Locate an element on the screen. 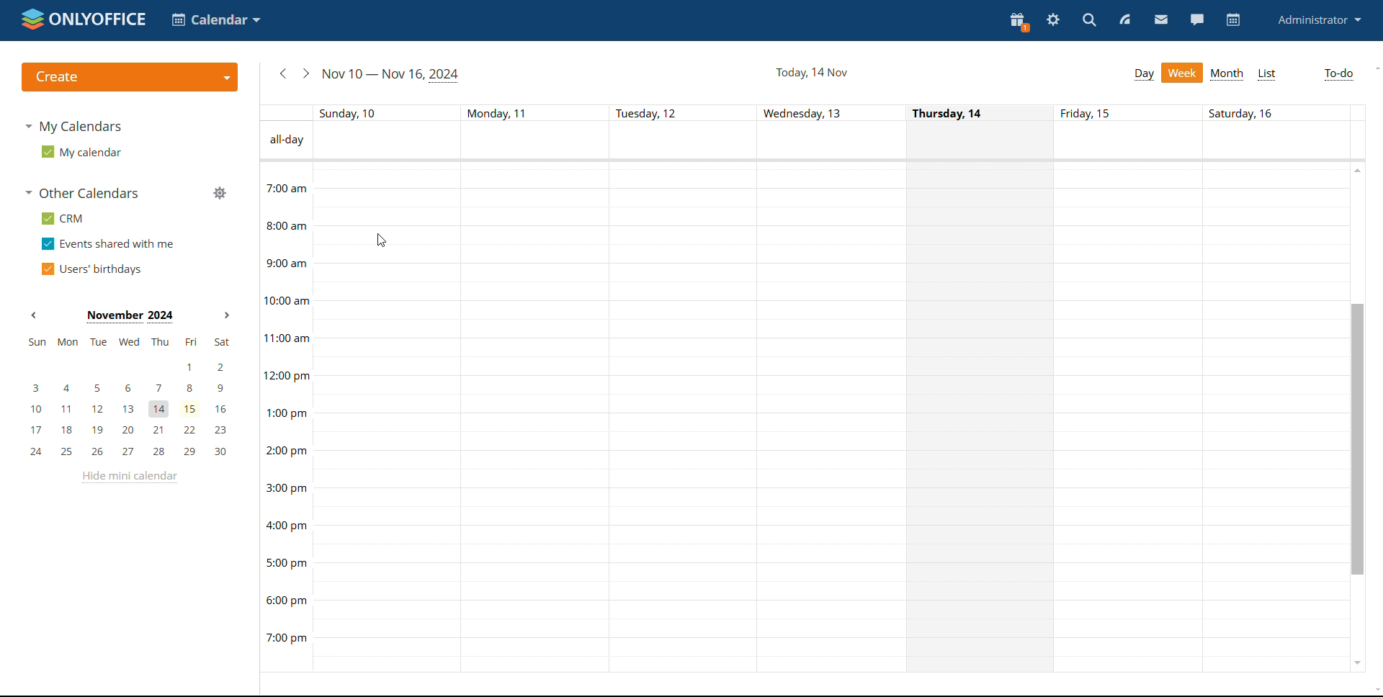 Image resolution: width=1383 pixels, height=697 pixels. current week is located at coordinates (391, 73).